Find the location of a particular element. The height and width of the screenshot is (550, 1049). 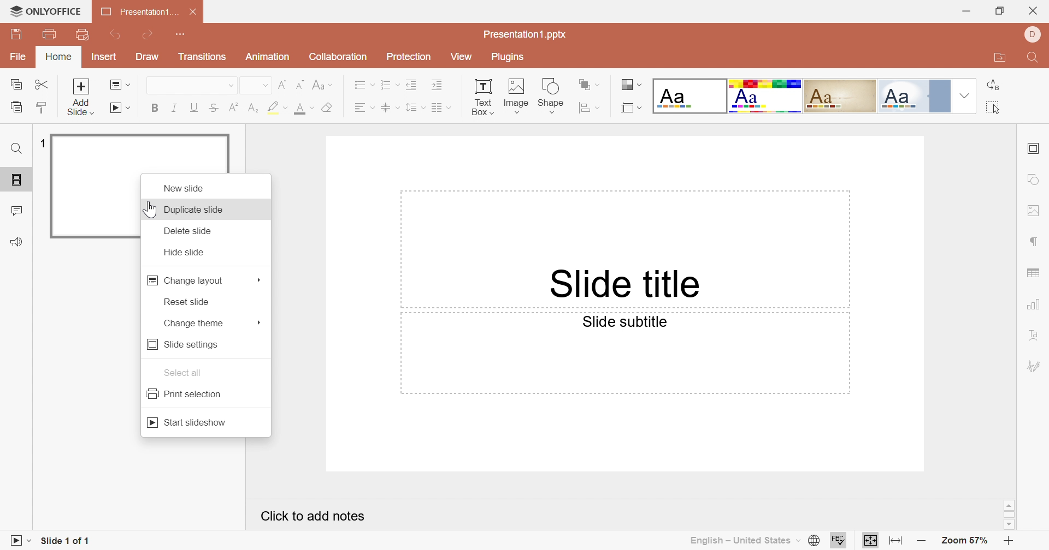

Basic is located at coordinates (766, 97).